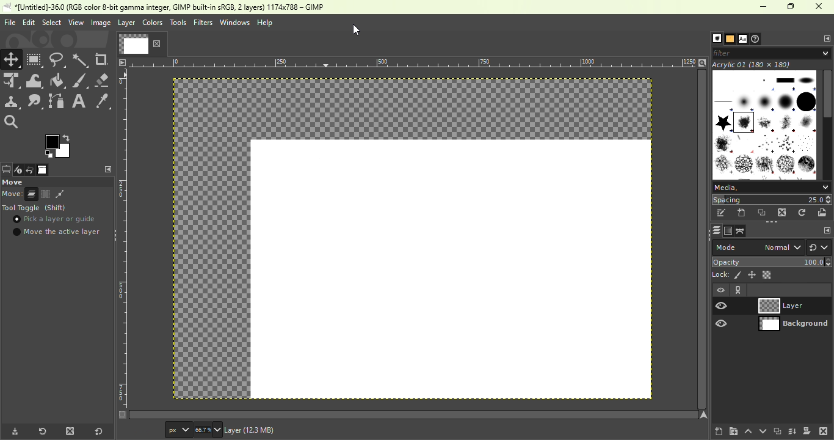  I want to click on Enter image size, so click(209, 430).